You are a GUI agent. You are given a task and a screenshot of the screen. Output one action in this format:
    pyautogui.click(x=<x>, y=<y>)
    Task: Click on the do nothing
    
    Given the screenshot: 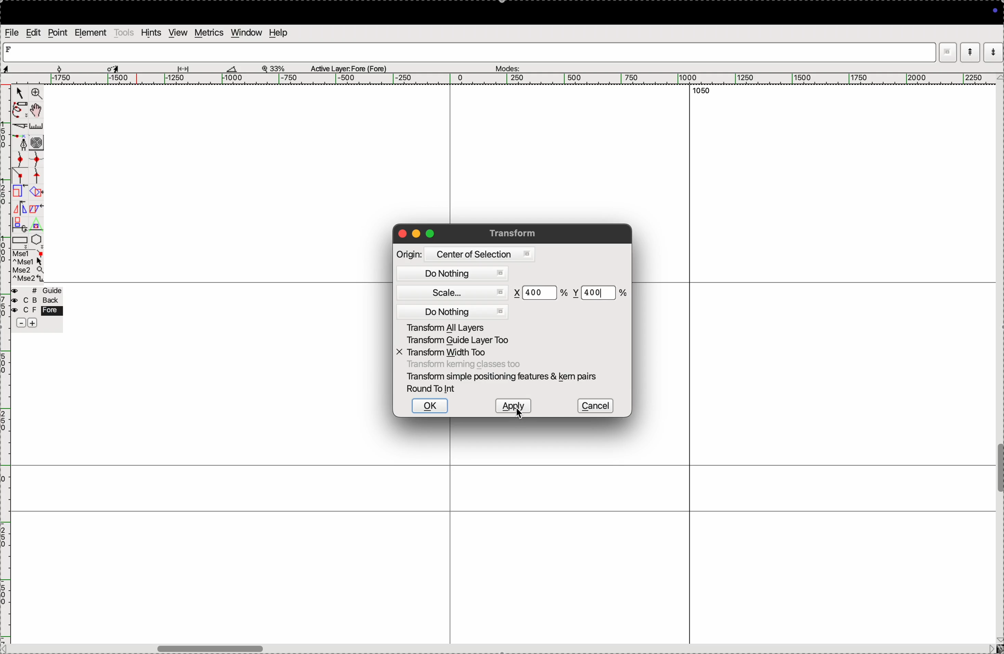 What is the action you would take?
    pyautogui.click(x=454, y=311)
    